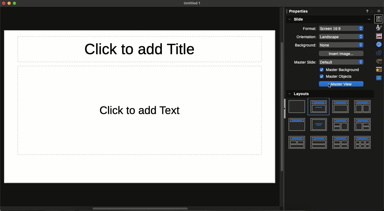  Describe the element at coordinates (362, 142) in the screenshot. I see `Title and six boxes` at that location.